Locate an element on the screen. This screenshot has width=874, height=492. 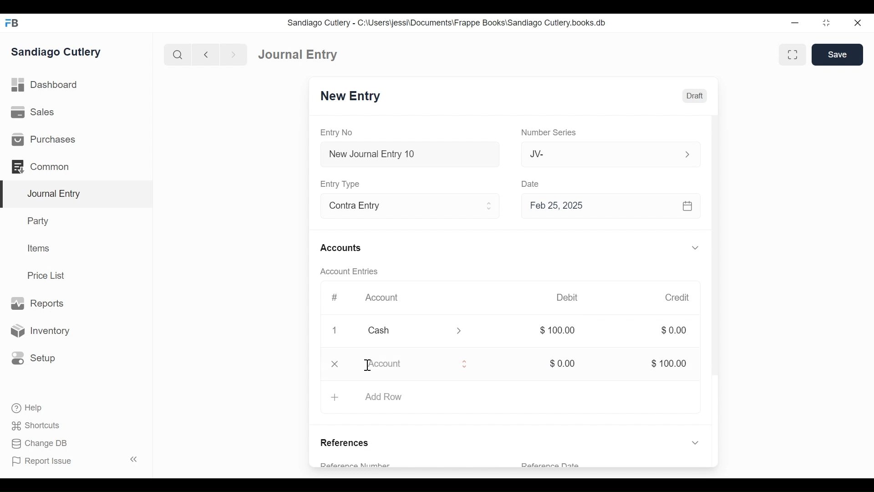
Common is located at coordinates (41, 166).